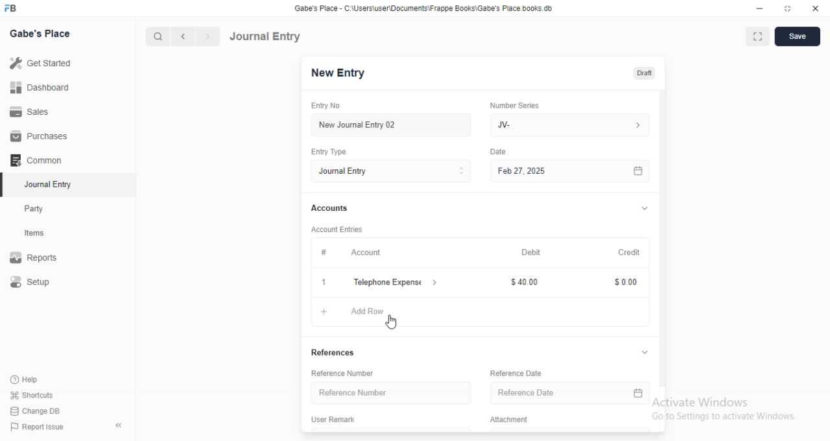 The width and height of the screenshot is (830, 441). Describe the element at coordinates (427, 7) in the screenshot. I see `‘Gabe's Place - C Wsers\userDocuments\Frappe Books\Gabe's Place books db` at that location.